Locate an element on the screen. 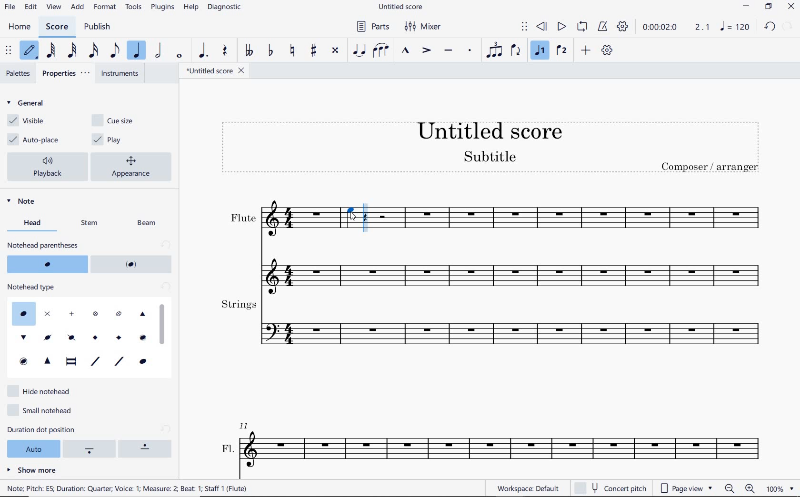 Image resolution: width=800 pixels, height=497 pixels. NOTEHEAD PARENTHESES is located at coordinates (90, 257).